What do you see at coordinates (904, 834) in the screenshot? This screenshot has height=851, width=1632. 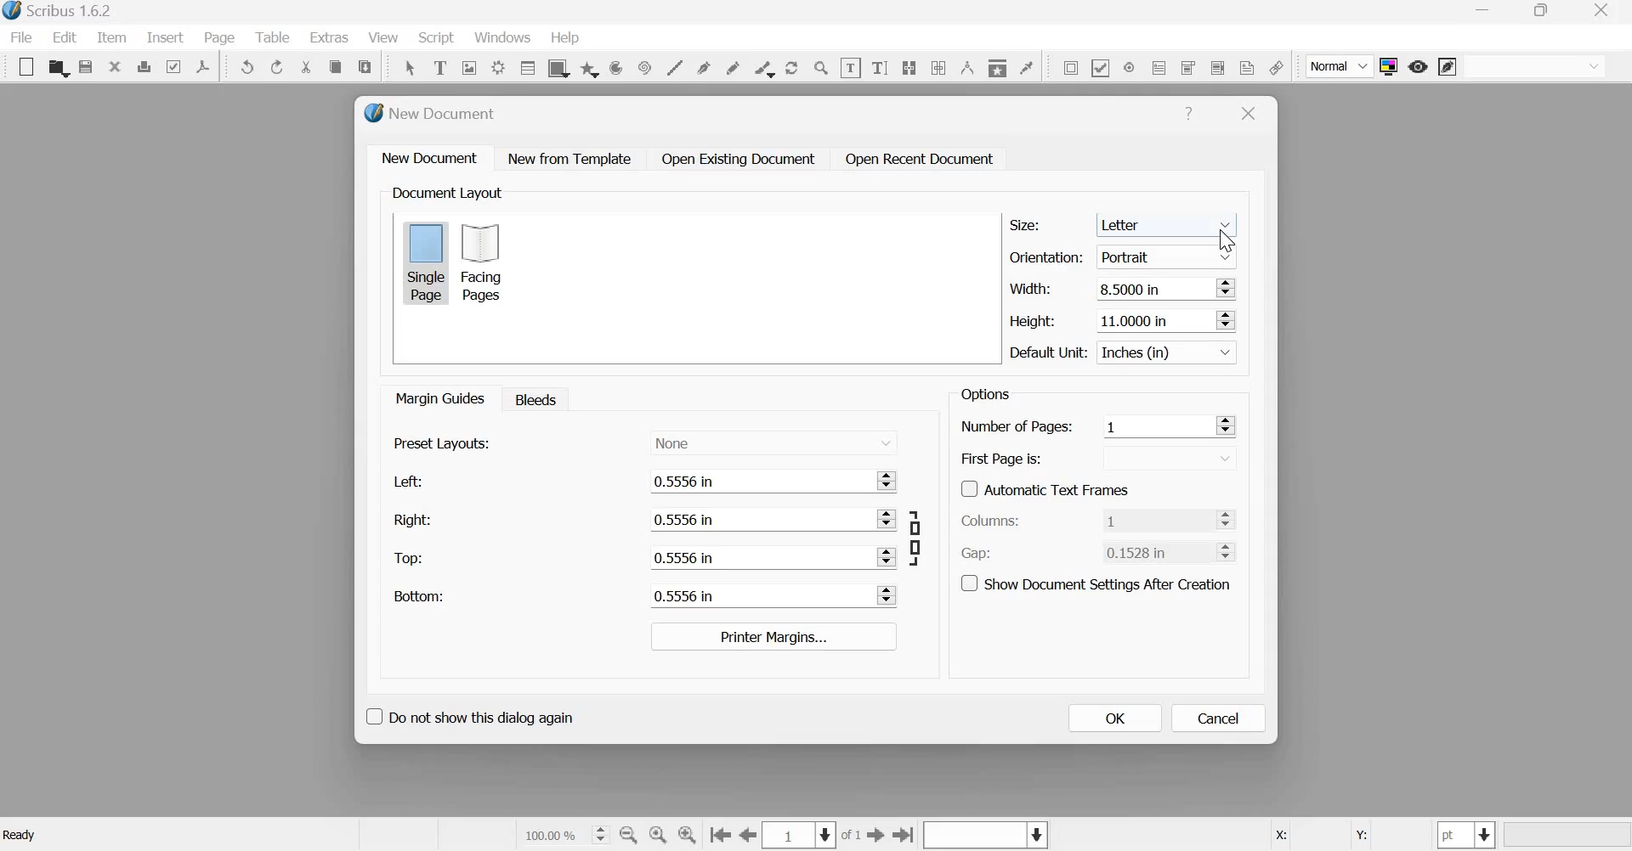 I see `Go to the last page` at bounding box center [904, 834].